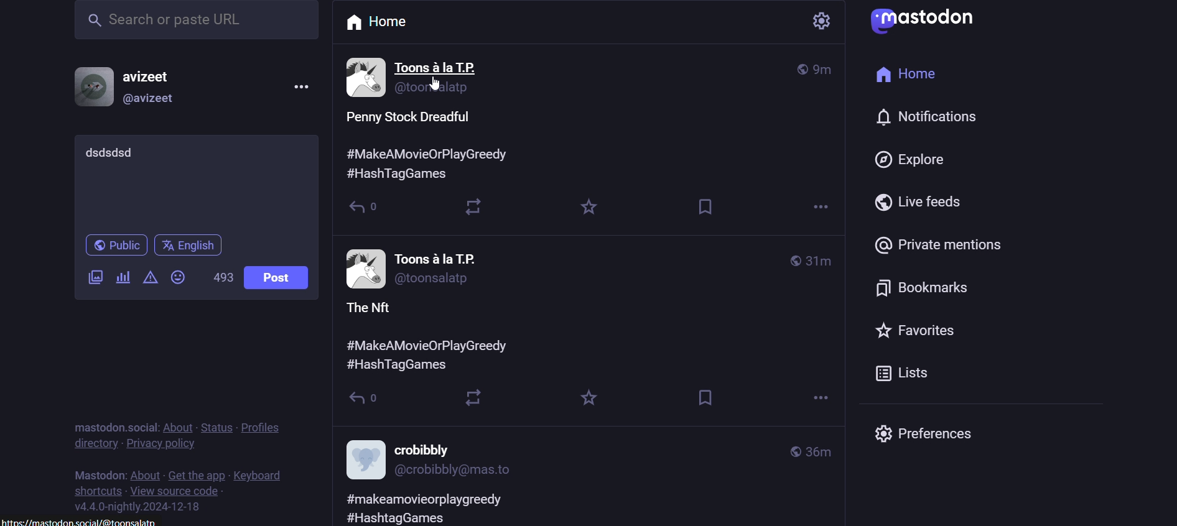 The image size is (1177, 526). Describe the element at coordinates (113, 420) in the screenshot. I see `text` at that location.